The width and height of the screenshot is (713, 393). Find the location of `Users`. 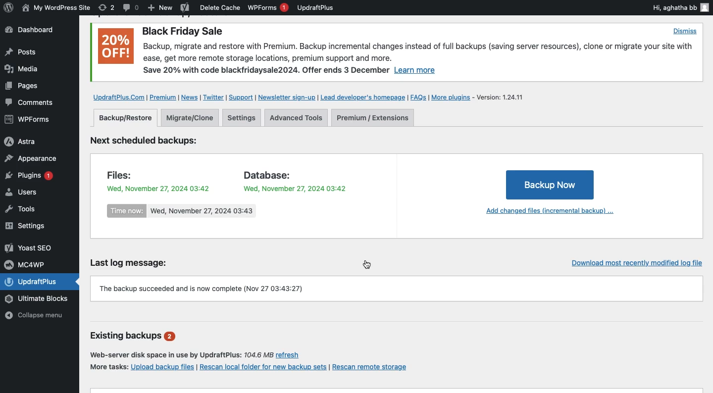

Users is located at coordinates (31, 194).